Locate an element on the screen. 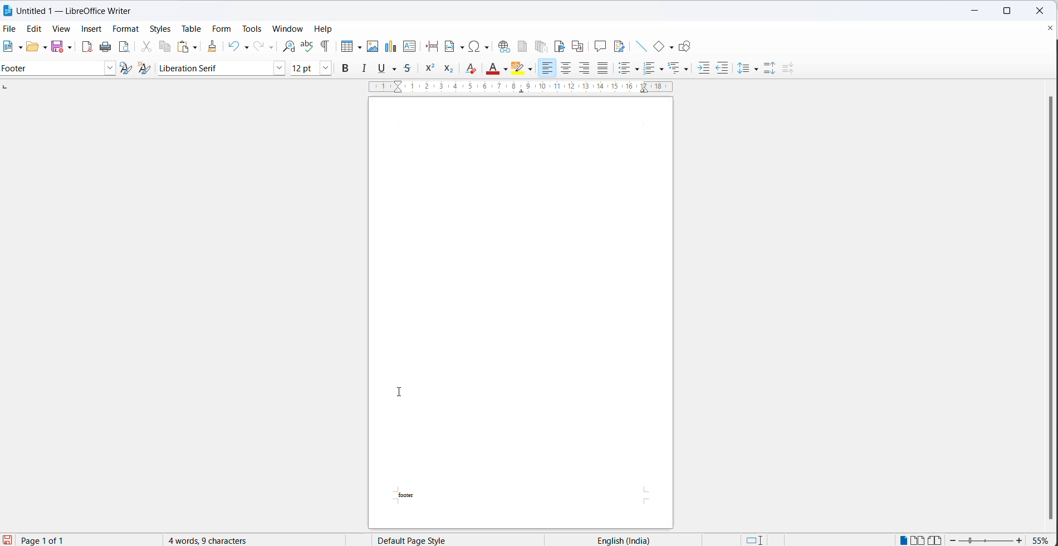  view  is located at coordinates (62, 29).